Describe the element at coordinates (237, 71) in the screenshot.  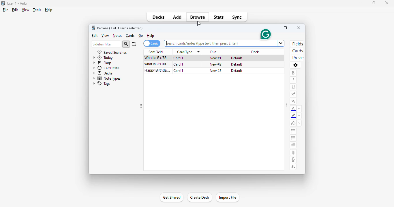
I see `default` at that location.